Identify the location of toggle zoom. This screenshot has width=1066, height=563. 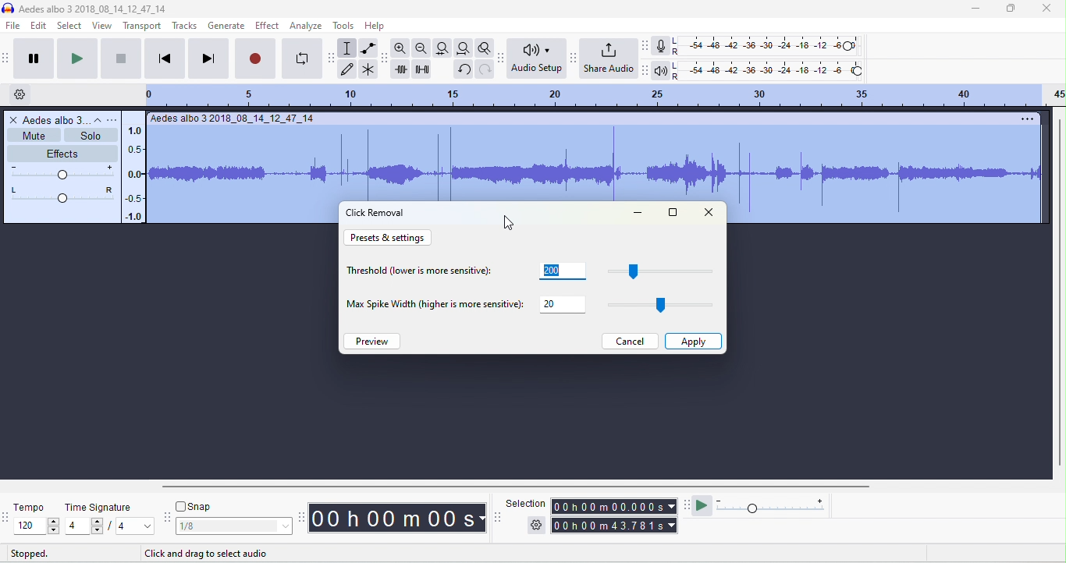
(485, 48).